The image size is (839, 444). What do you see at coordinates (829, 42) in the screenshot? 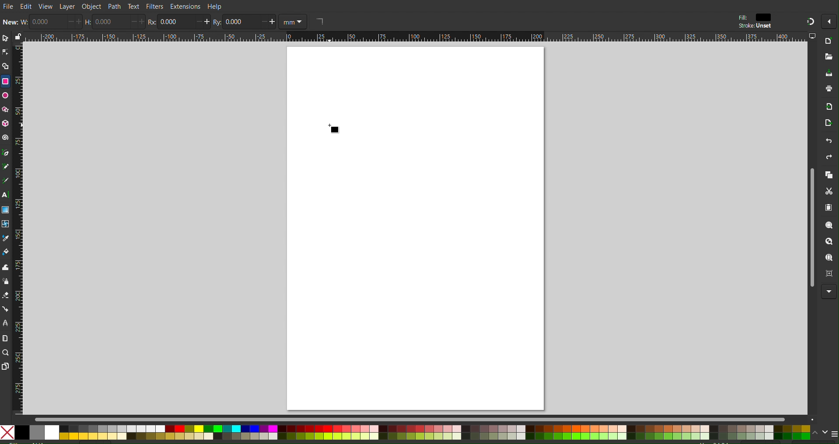
I see `New` at bounding box center [829, 42].